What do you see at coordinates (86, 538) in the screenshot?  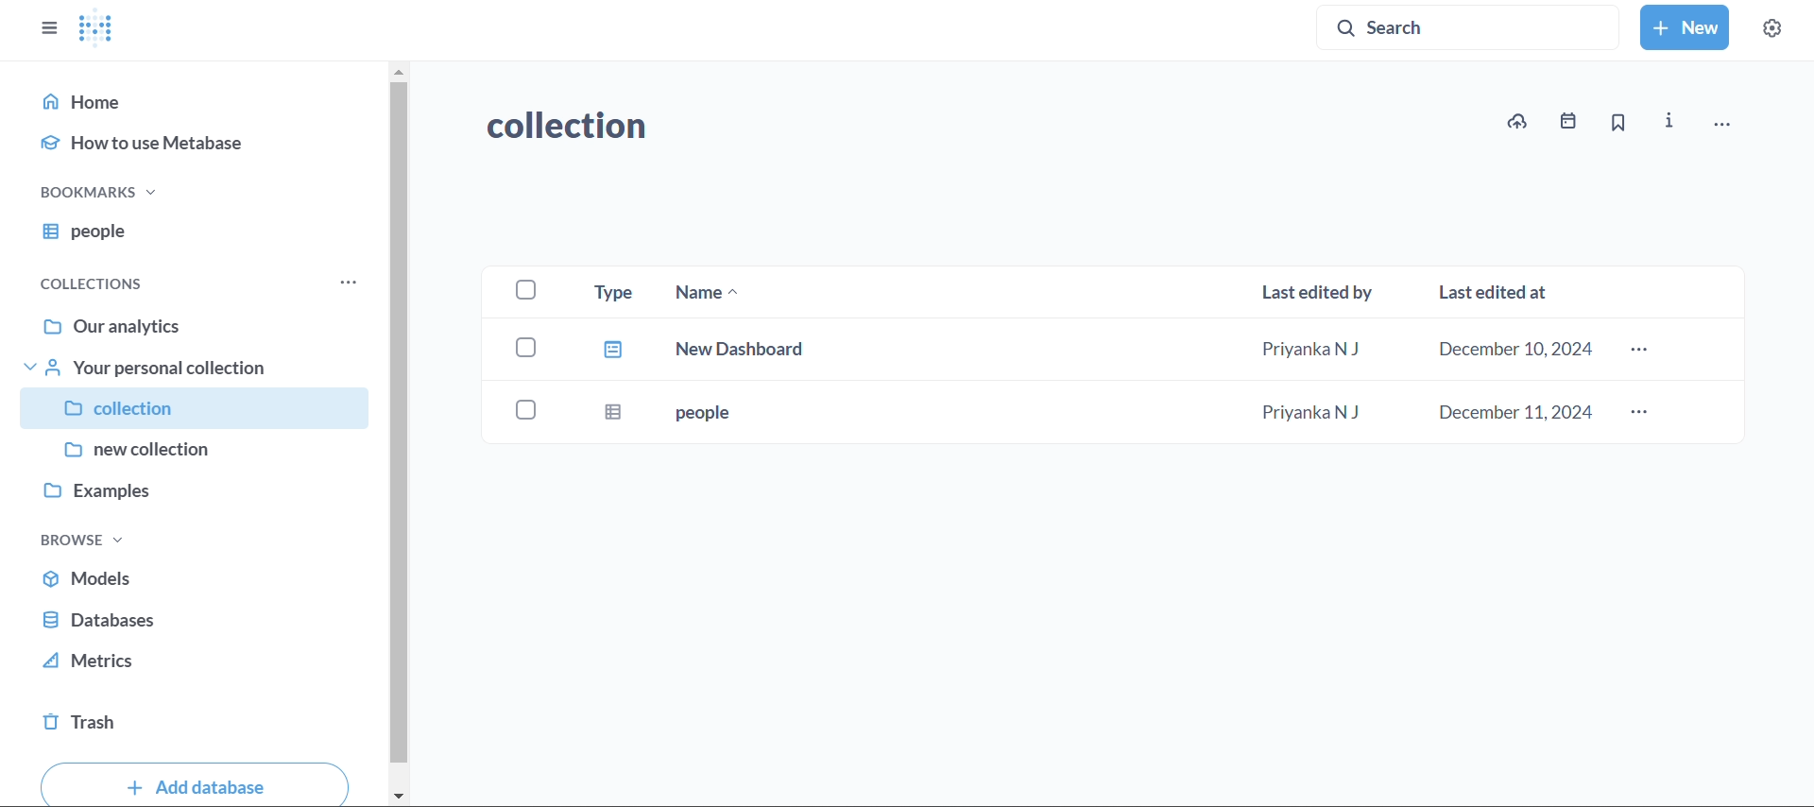 I see `browse` at bounding box center [86, 538].